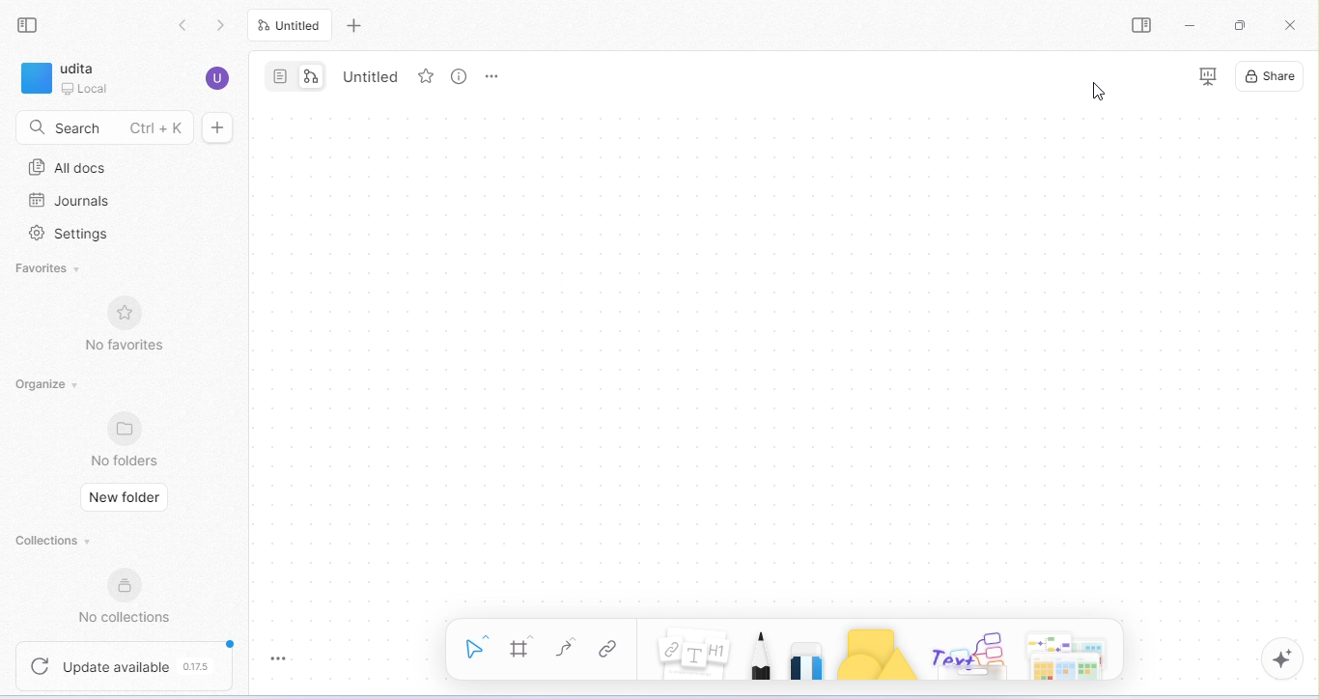 The width and height of the screenshot is (1319, 699). Describe the element at coordinates (495, 74) in the screenshot. I see `rename and more` at that location.